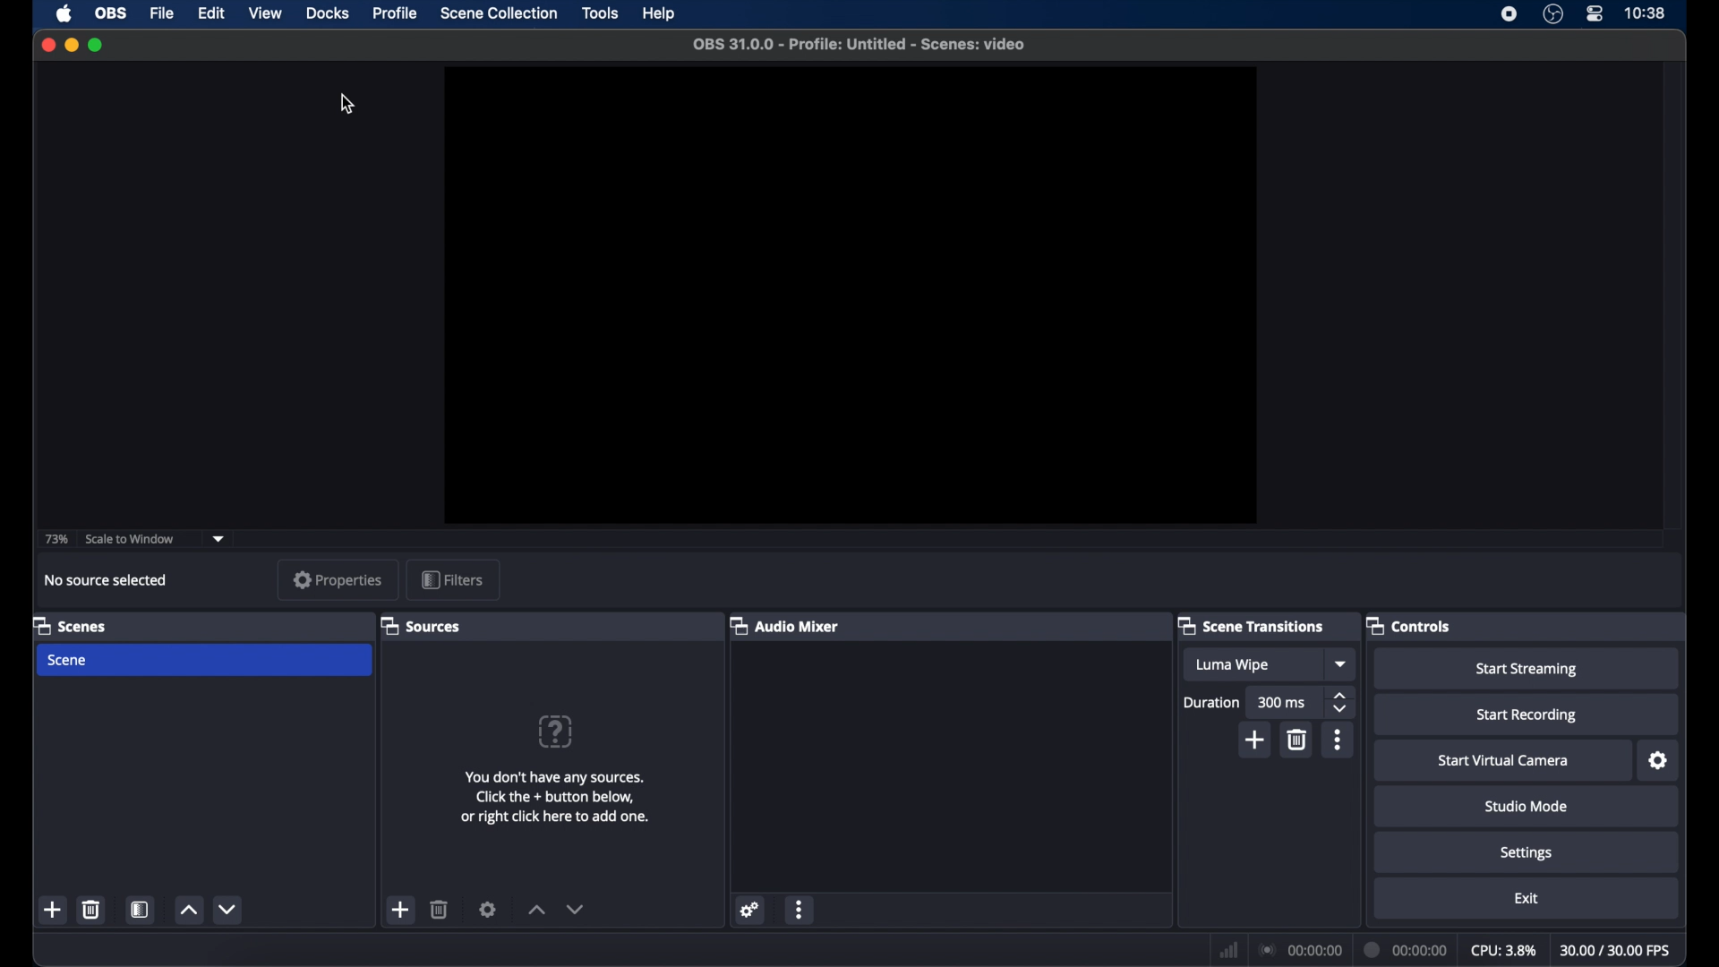 The width and height of the screenshot is (1719, 967). Describe the element at coordinates (347, 105) in the screenshot. I see `cursor` at that location.